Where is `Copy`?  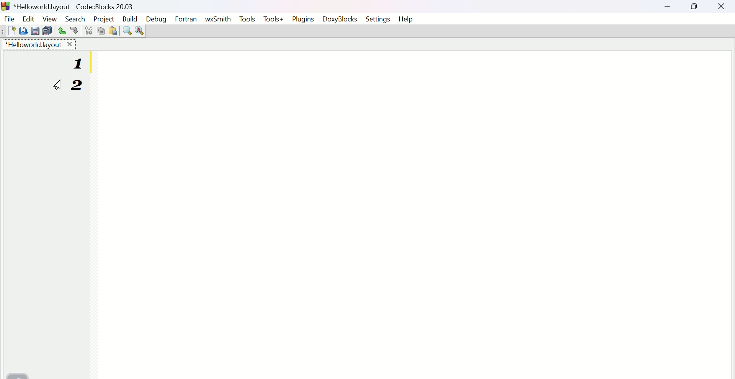 Copy is located at coordinates (101, 30).